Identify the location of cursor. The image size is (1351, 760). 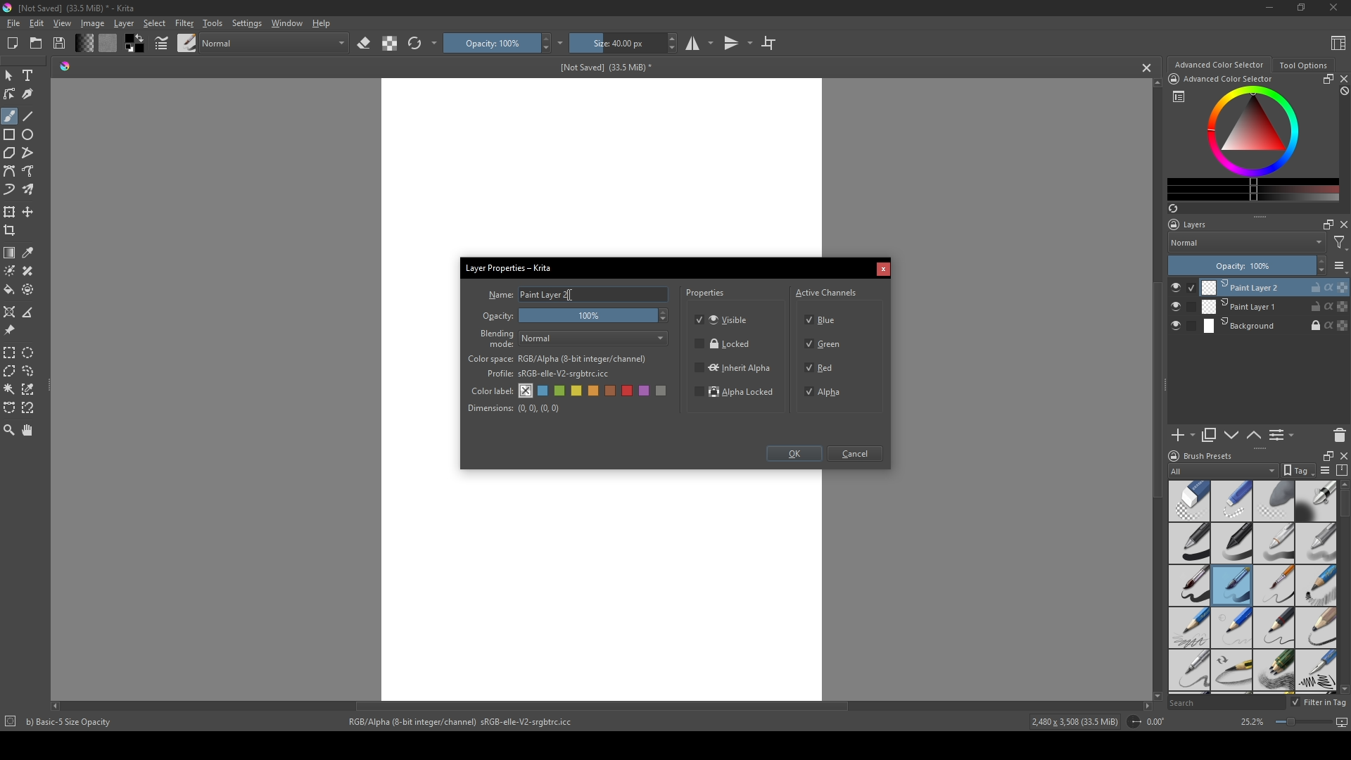
(574, 296).